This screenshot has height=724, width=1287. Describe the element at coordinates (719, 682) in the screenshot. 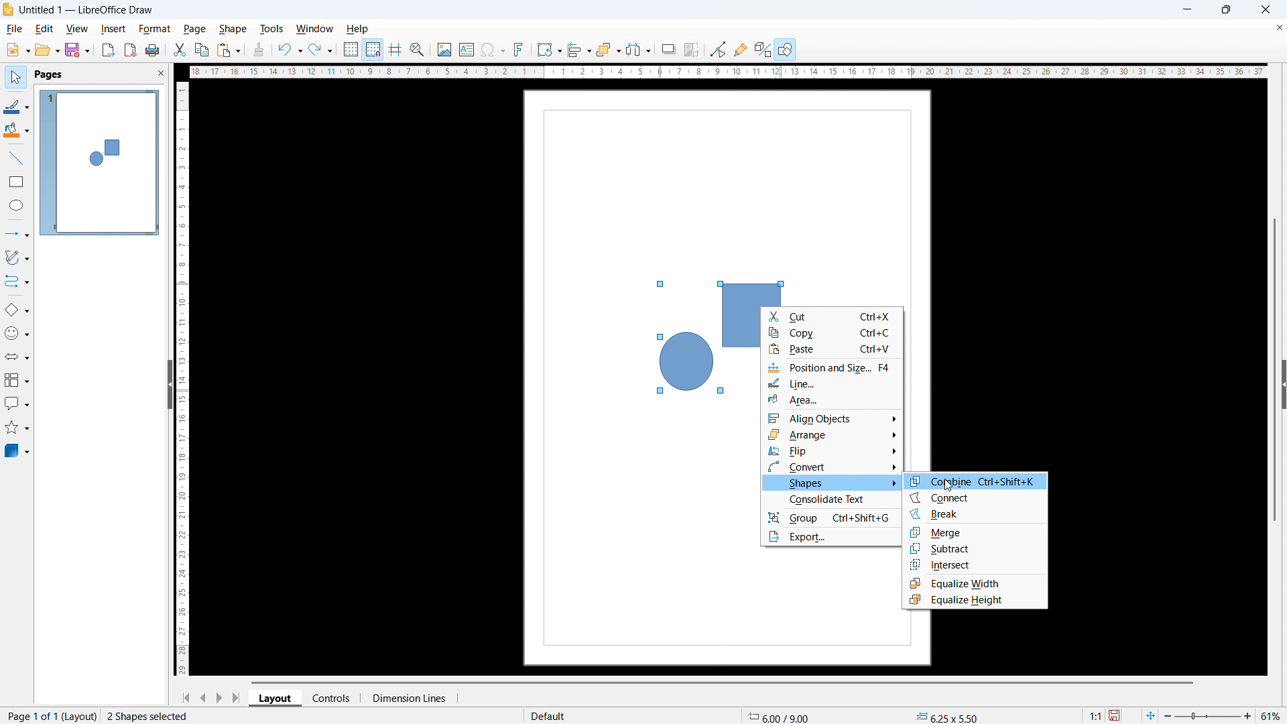

I see `horizontal scrollbar` at that location.